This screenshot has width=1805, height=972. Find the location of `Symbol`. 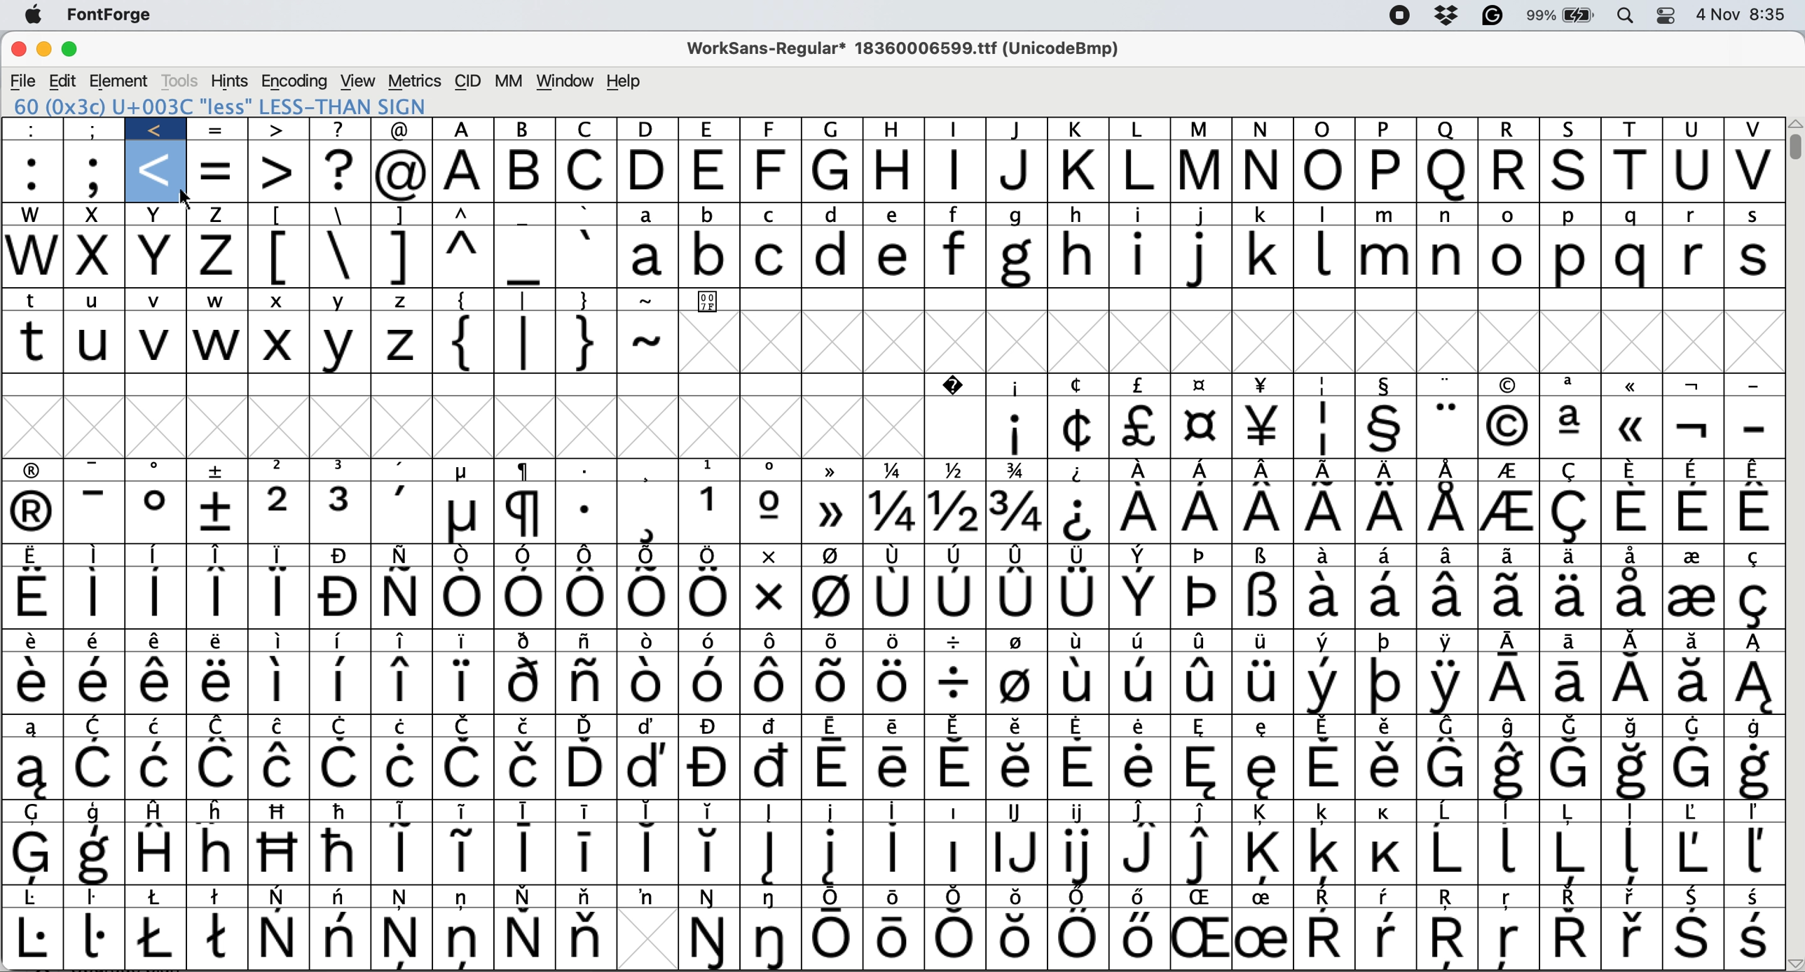

Symbol is located at coordinates (1690, 854).